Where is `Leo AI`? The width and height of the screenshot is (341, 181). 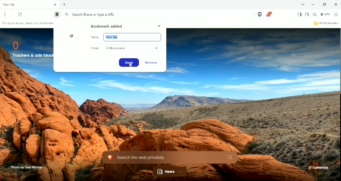
Leo AI is located at coordinates (315, 14).